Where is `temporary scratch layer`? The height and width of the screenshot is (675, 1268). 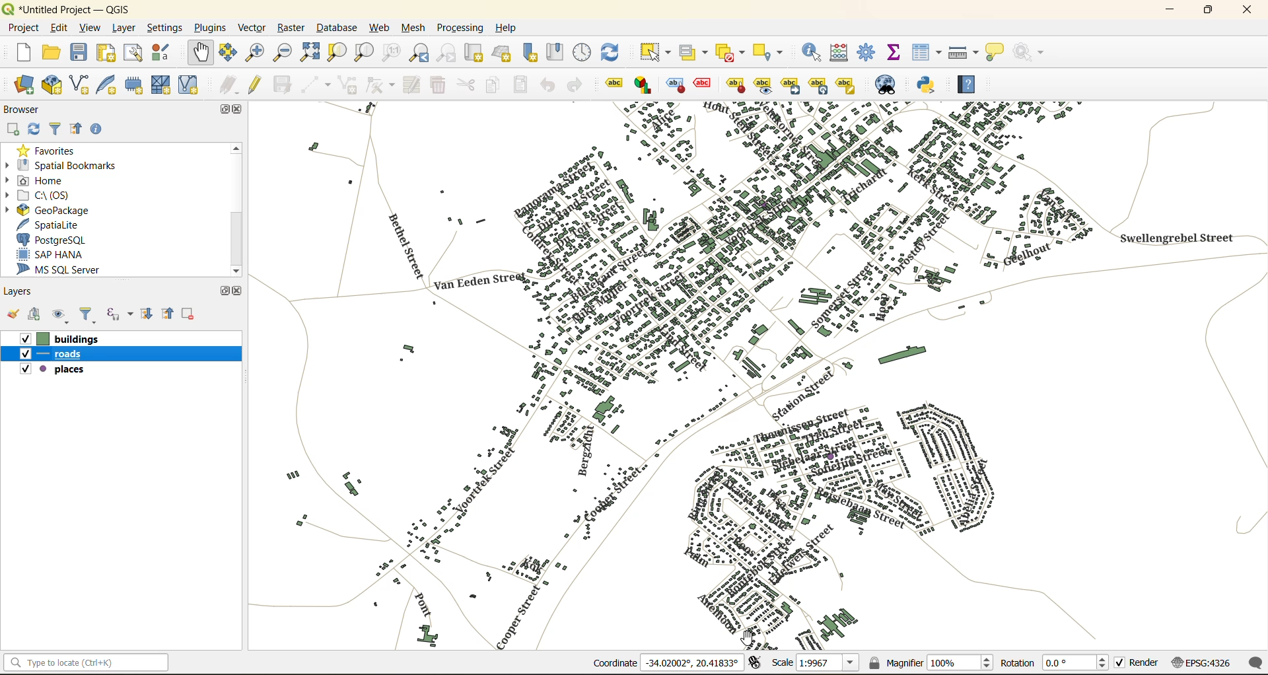
temporary scratch layer is located at coordinates (135, 85).